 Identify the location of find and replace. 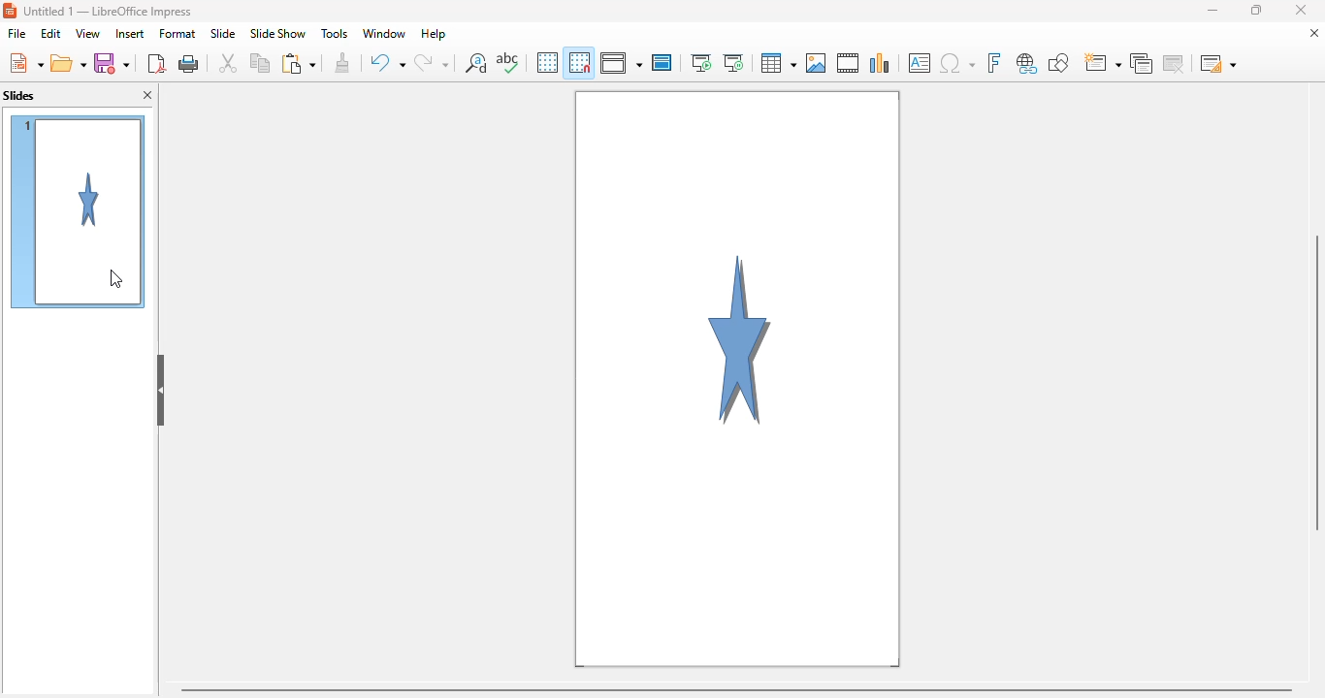
(476, 63).